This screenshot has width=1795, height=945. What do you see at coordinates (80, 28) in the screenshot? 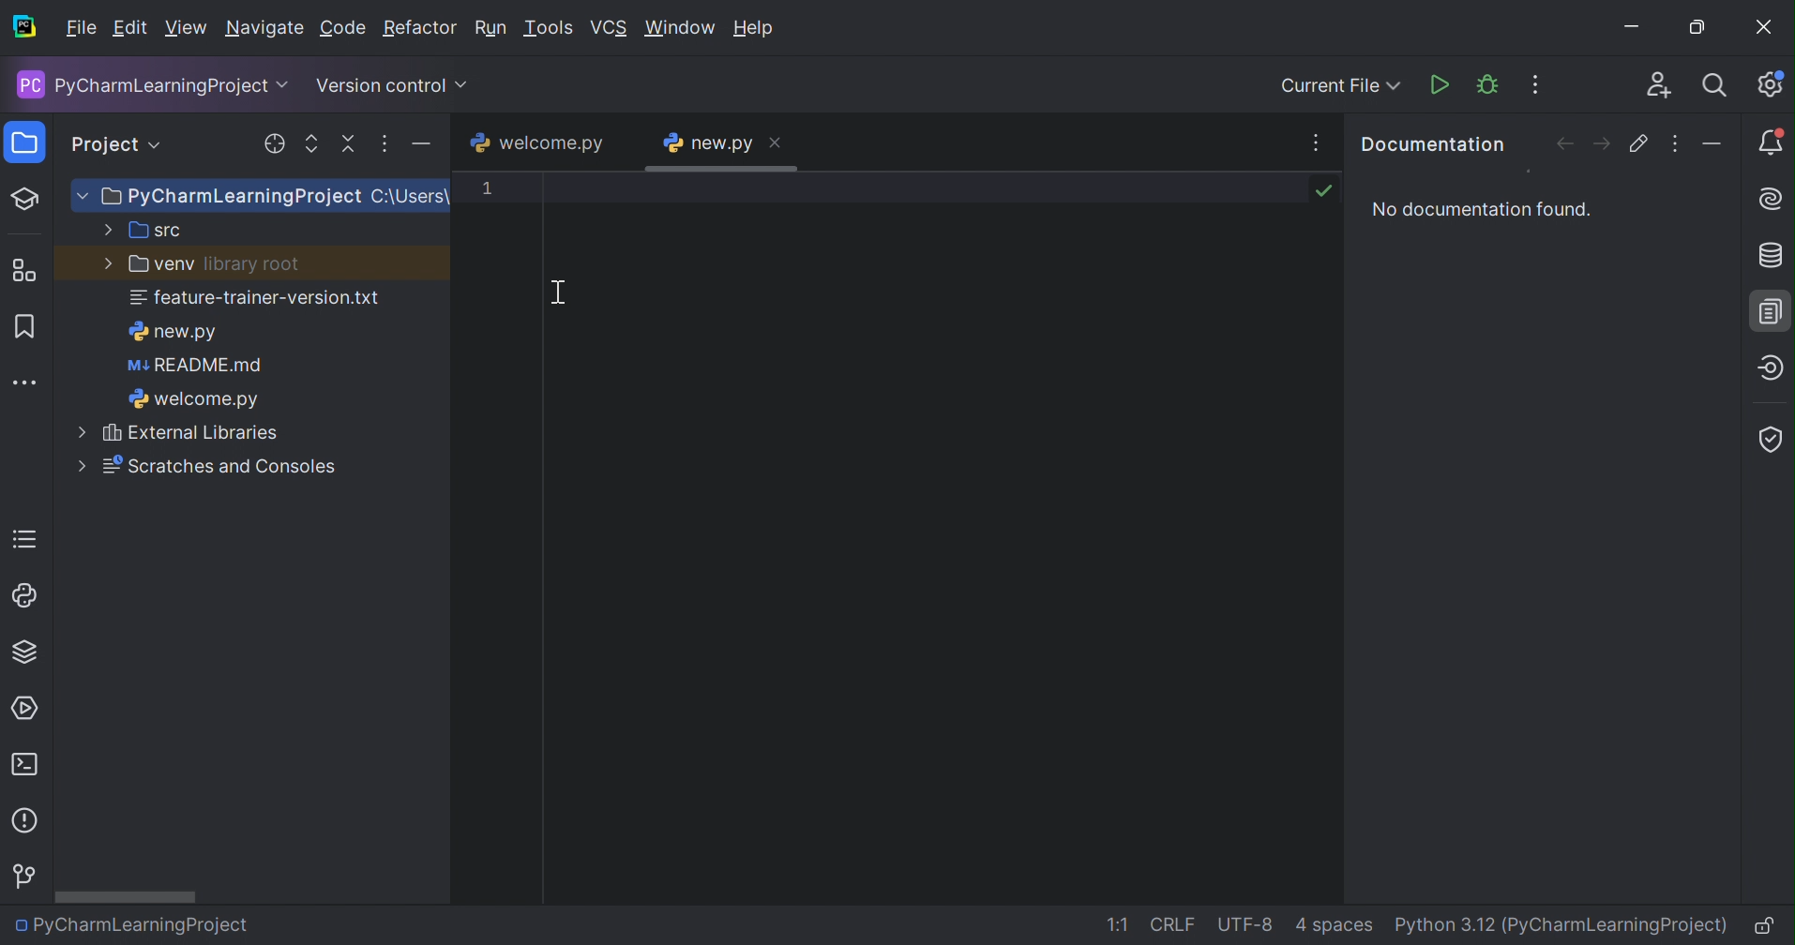
I see `File` at bounding box center [80, 28].